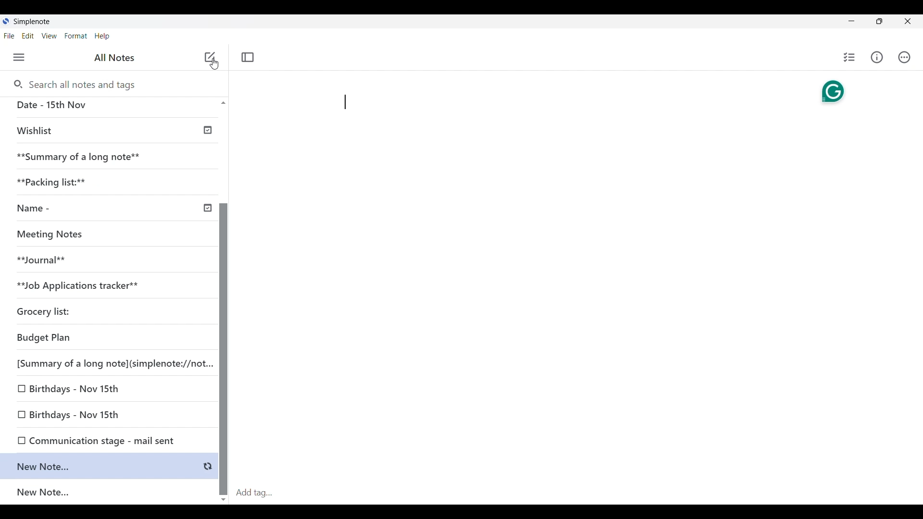 The width and height of the screenshot is (923, 519). Describe the element at coordinates (19, 58) in the screenshot. I see `Menu` at that location.